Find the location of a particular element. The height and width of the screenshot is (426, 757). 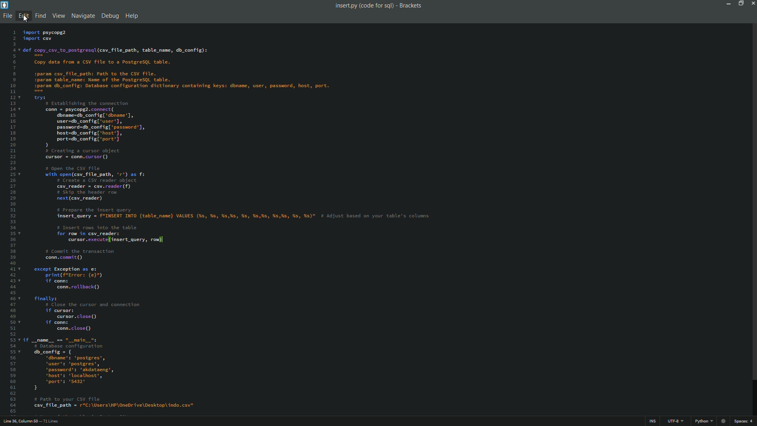

cursor position is located at coordinates (21, 421).